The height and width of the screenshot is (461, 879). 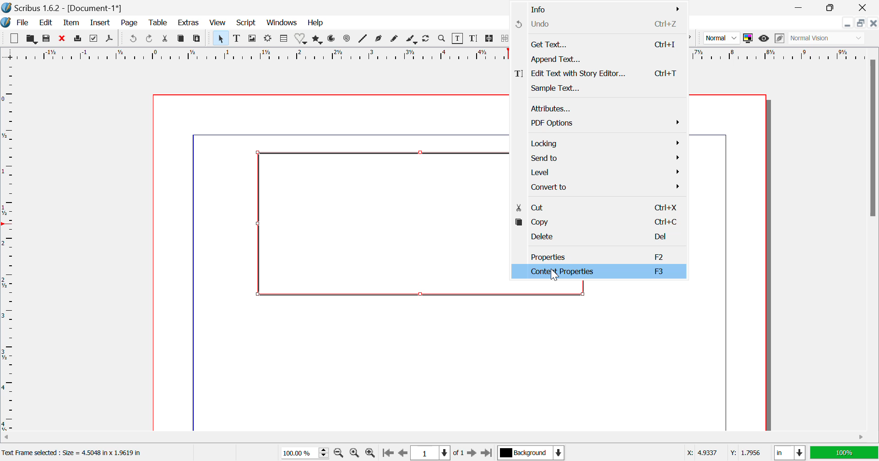 I want to click on New, so click(x=14, y=38).